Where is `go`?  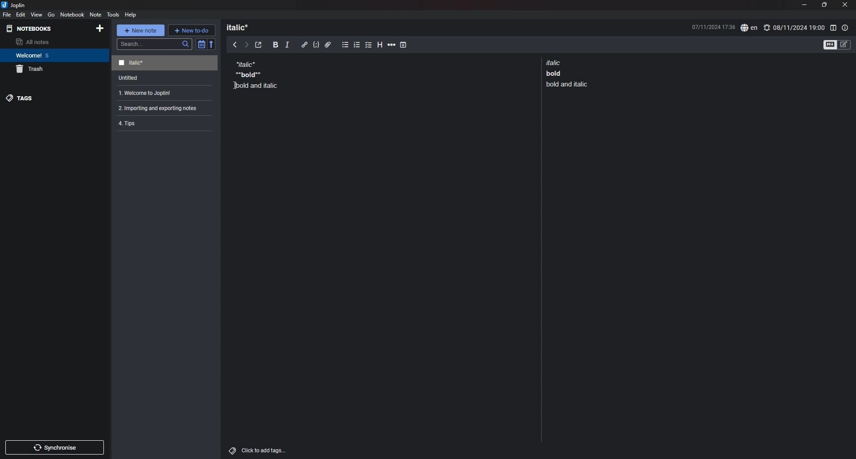 go is located at coordinates (51, 15).